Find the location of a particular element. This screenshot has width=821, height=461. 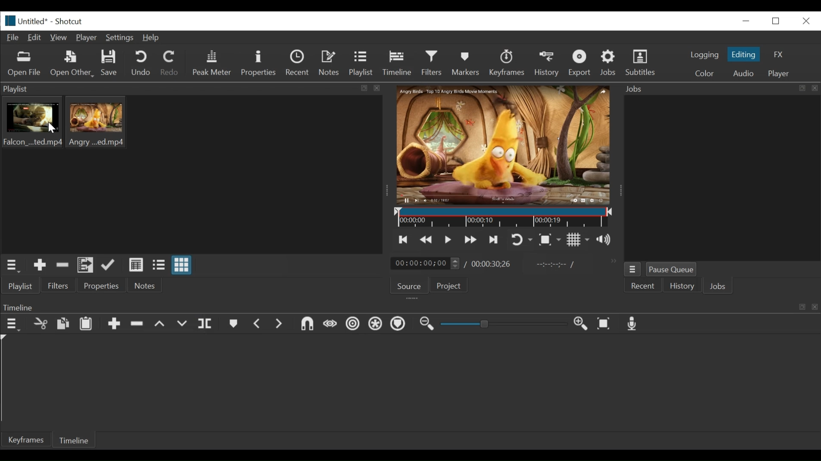

Recent is located at coordinates (299, 64).